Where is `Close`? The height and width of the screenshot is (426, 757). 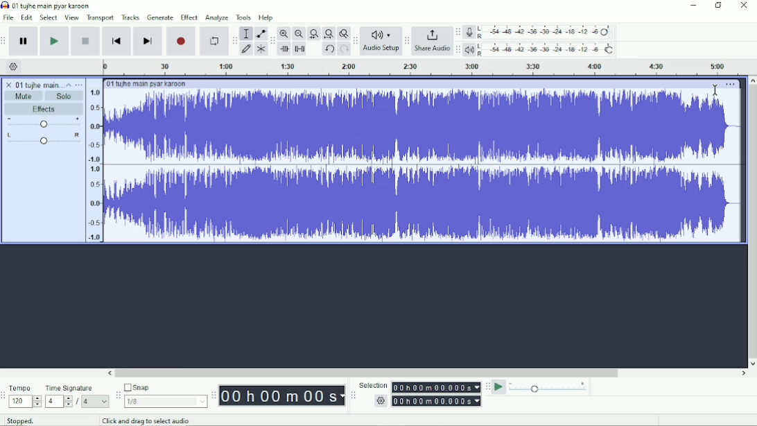
Close is located at coordinates (745, 5).